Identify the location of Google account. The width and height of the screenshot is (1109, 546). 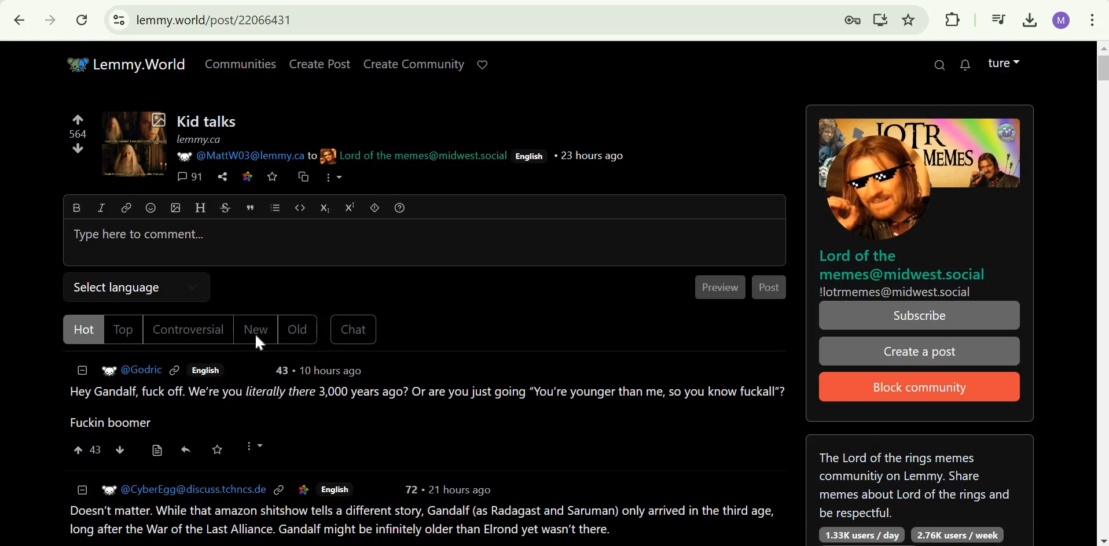
(1061, 20).